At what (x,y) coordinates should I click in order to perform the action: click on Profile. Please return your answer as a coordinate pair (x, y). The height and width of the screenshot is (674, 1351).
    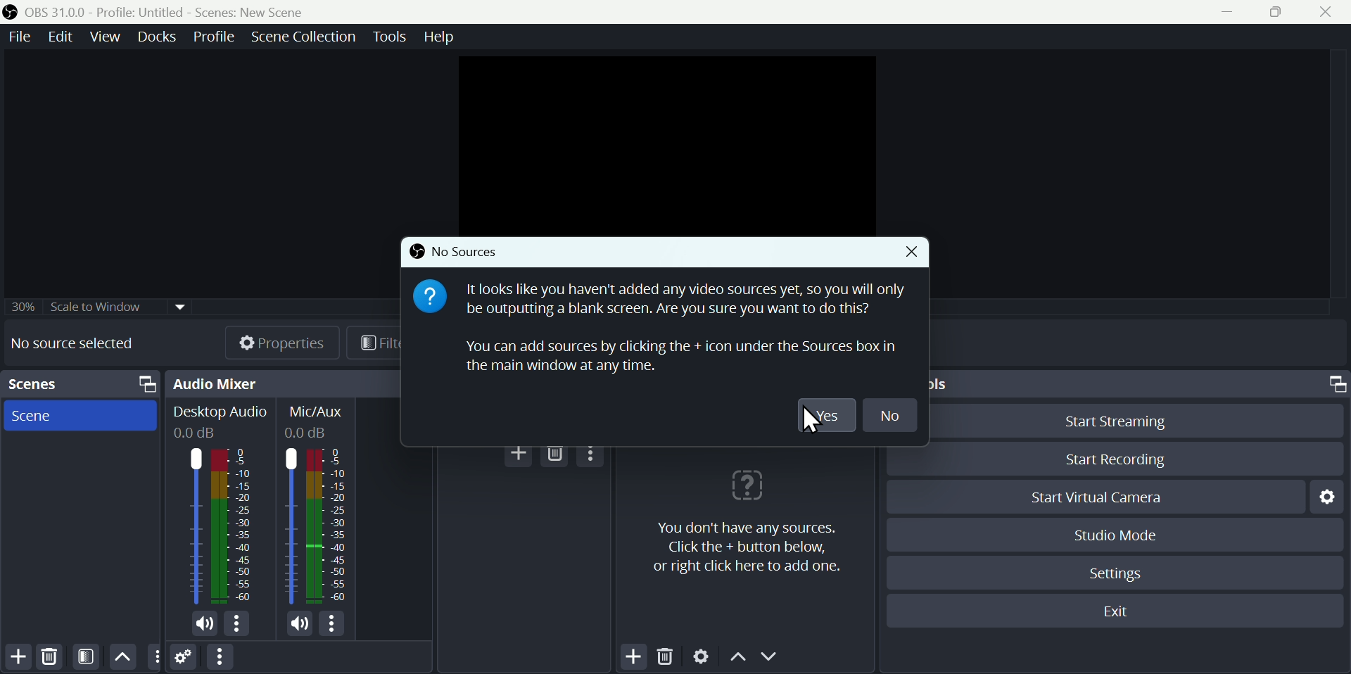
    Looking at the image, I should click on (214, 37).